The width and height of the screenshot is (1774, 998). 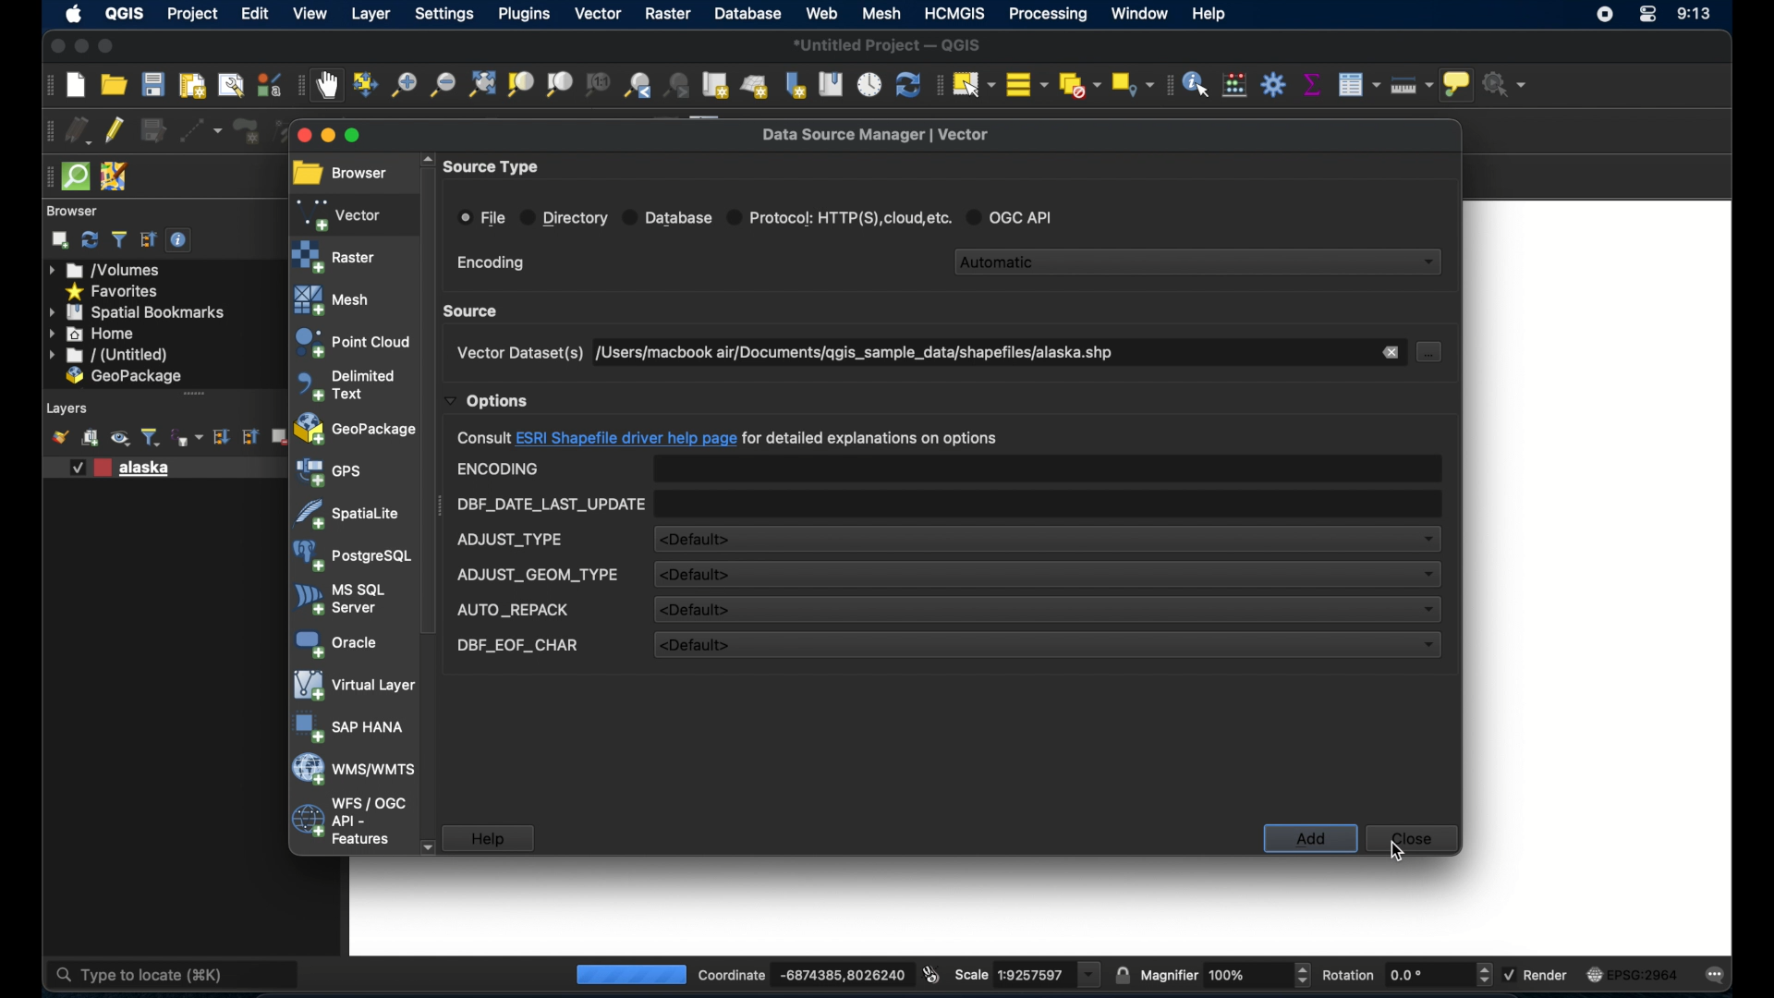 What do you see at coordinates (90, 240) in the screenshot?
I see `refresh` at bounding box center [90, 240].